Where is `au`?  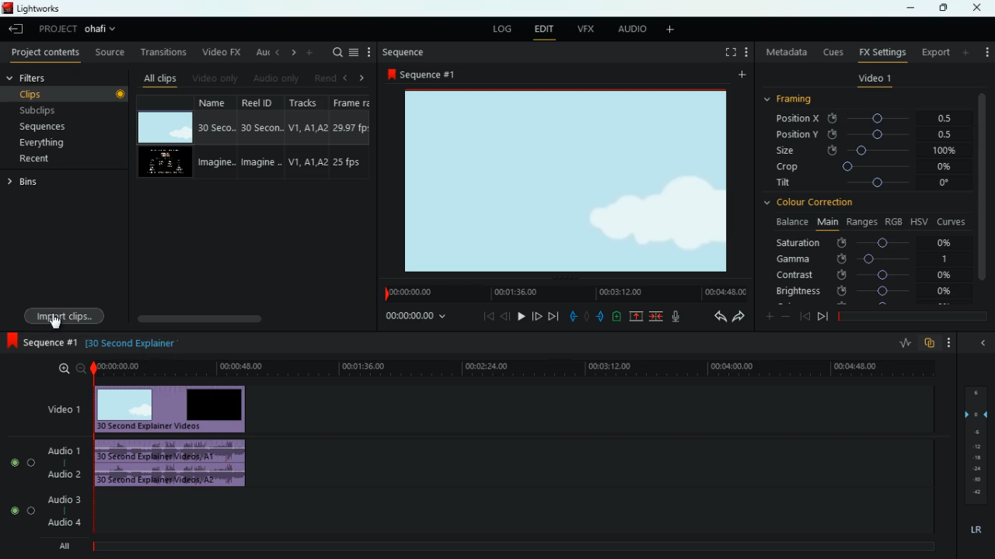 au is located at coordinates (257, 50).